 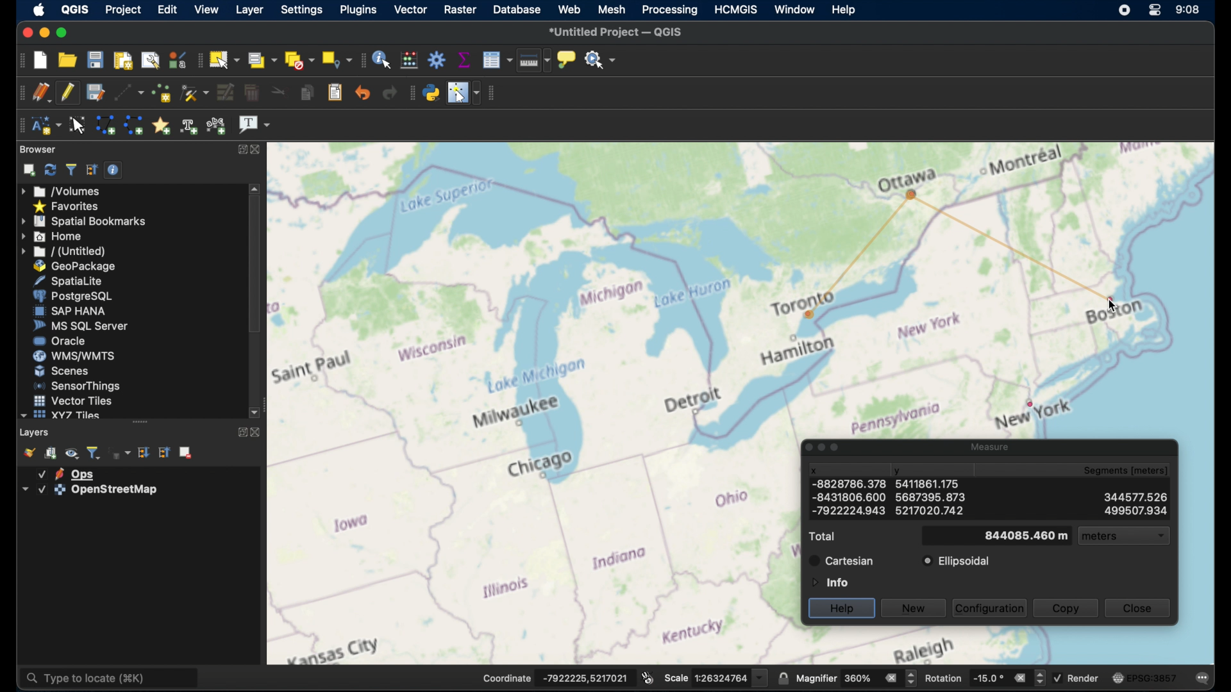 I want to click on scroll up arrow, so click(x=255, y=188).